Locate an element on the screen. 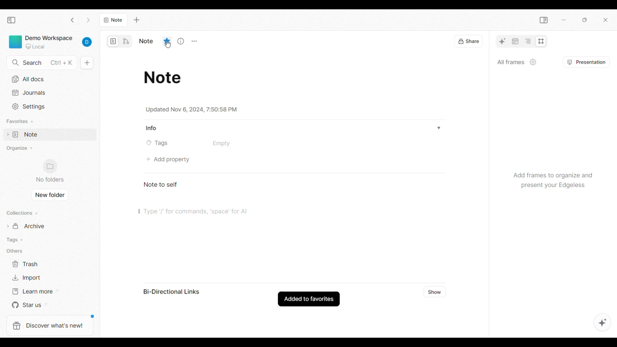 The image size is (617, 347). star us is located at coordinates (38, 306).